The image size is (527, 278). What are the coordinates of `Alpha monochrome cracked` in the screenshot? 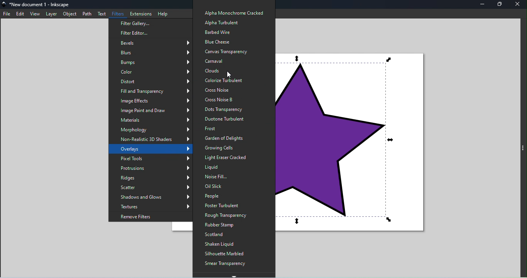 It's located at (233, 12).